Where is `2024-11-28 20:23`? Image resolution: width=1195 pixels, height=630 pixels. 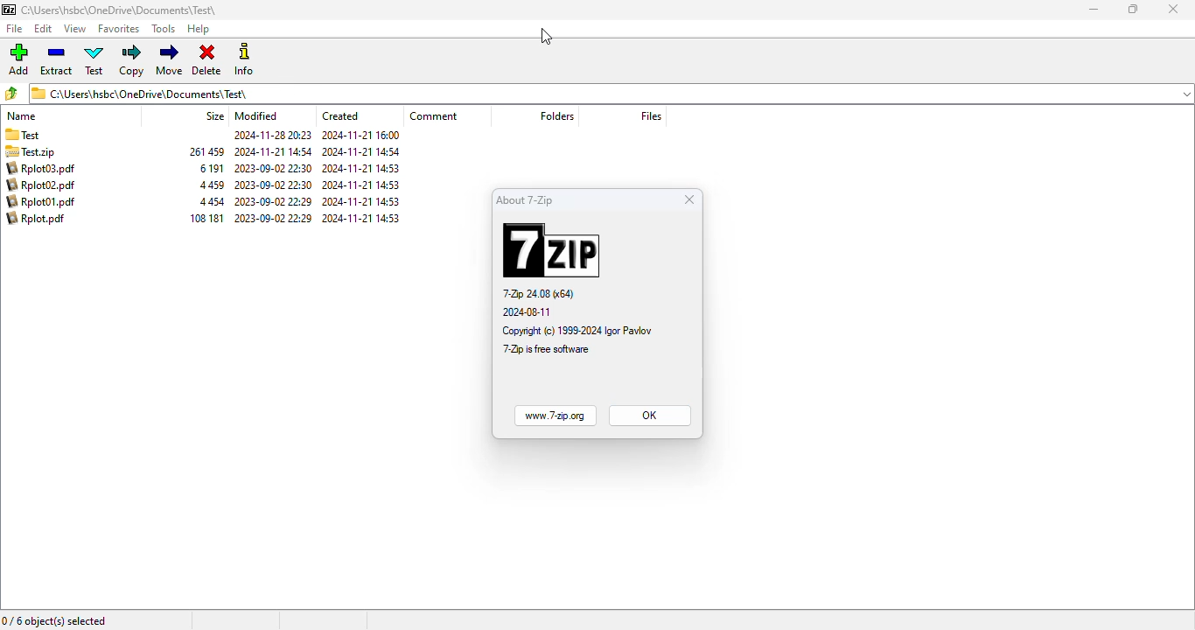 2024-11-28 20:23 is located at coordinates (269, 136).